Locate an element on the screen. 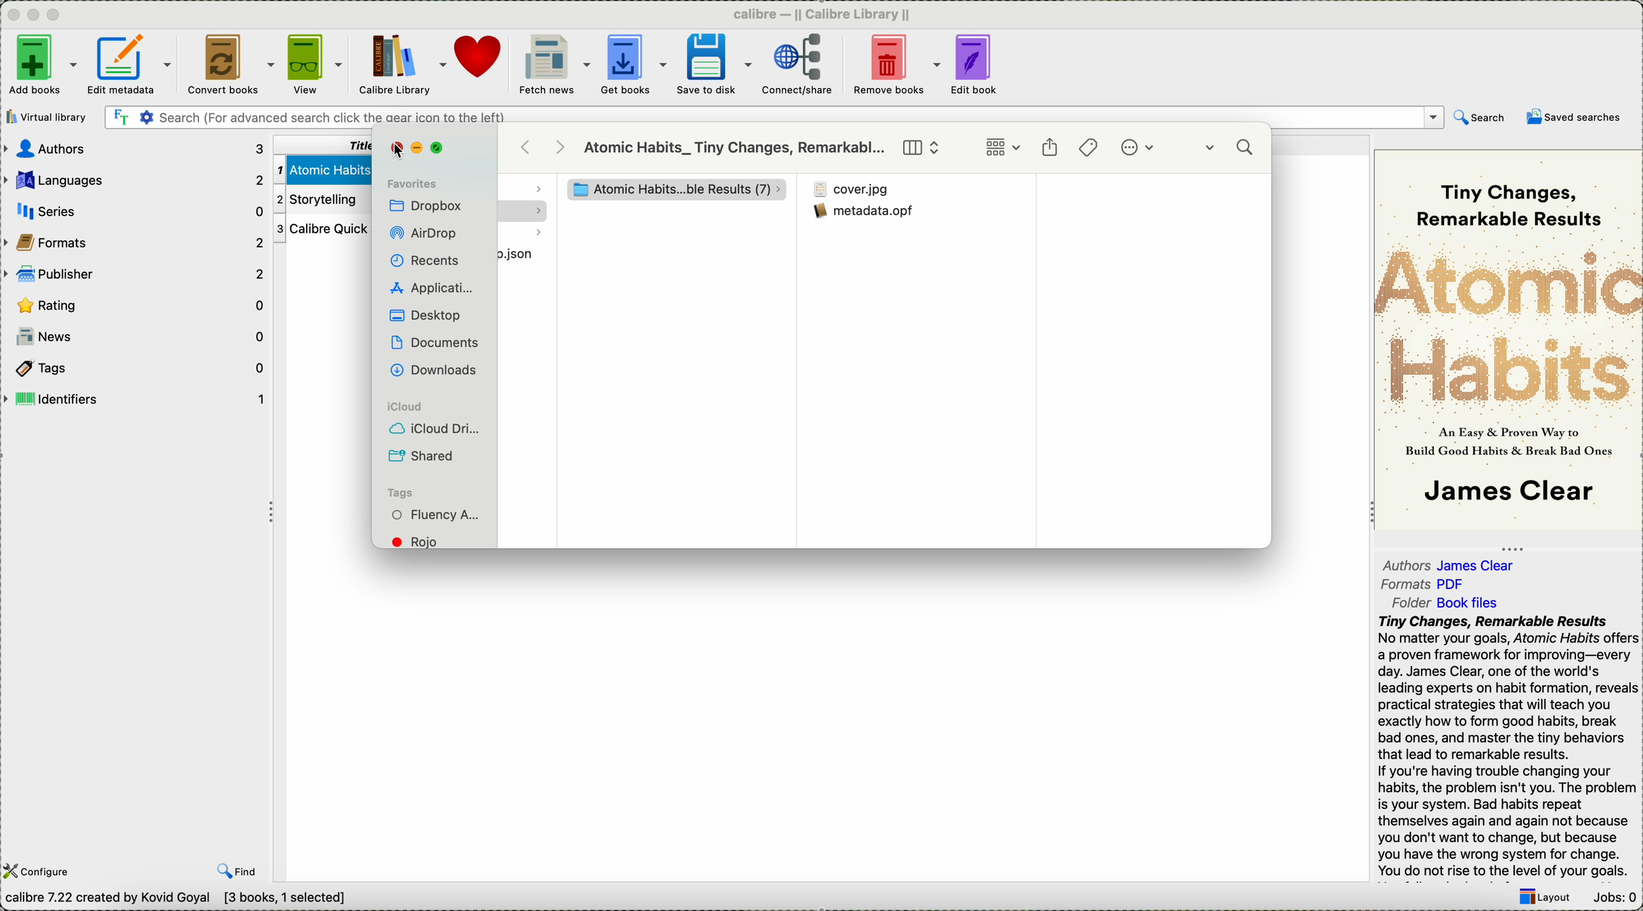 The image size is (1643, 911). tags is located at coordinates (133, 367).